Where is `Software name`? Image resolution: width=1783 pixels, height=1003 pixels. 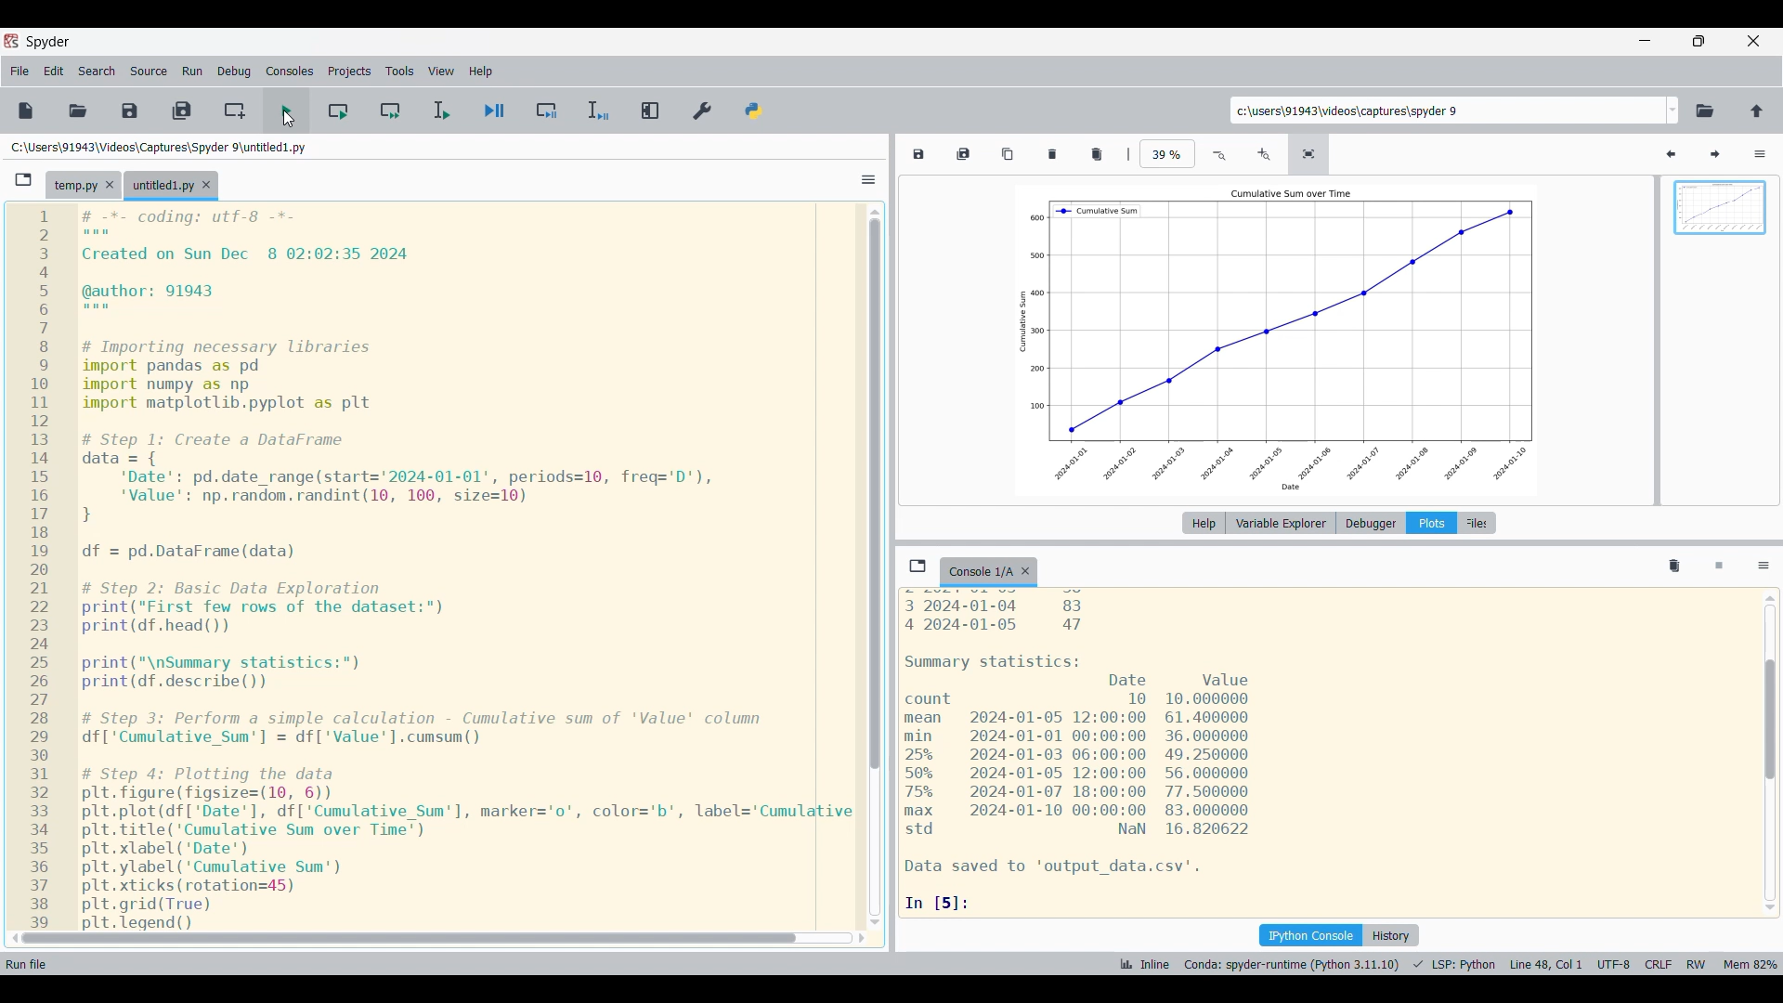
Software name is located at coordinates (48, 43).